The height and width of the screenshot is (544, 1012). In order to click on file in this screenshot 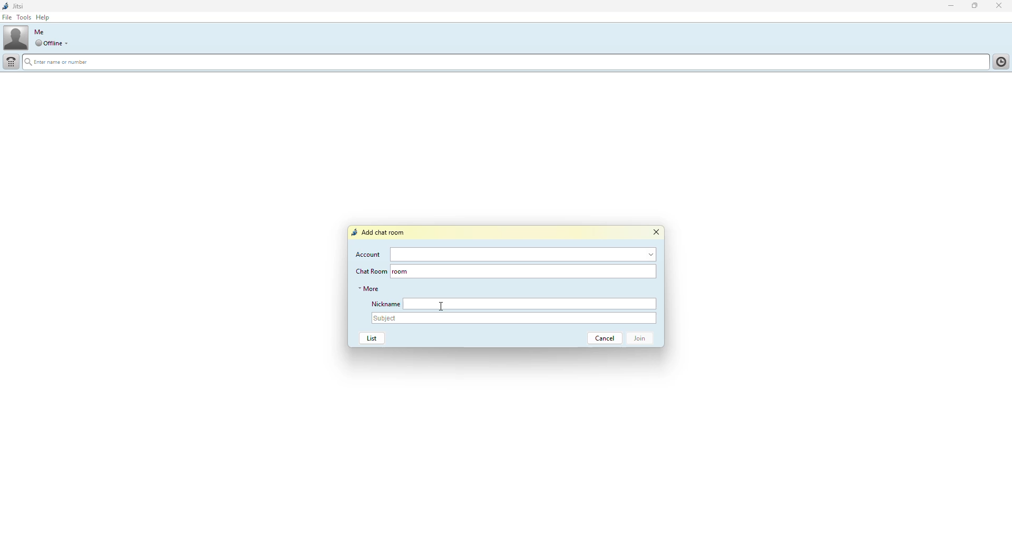, I will do `click(8, 17)`.